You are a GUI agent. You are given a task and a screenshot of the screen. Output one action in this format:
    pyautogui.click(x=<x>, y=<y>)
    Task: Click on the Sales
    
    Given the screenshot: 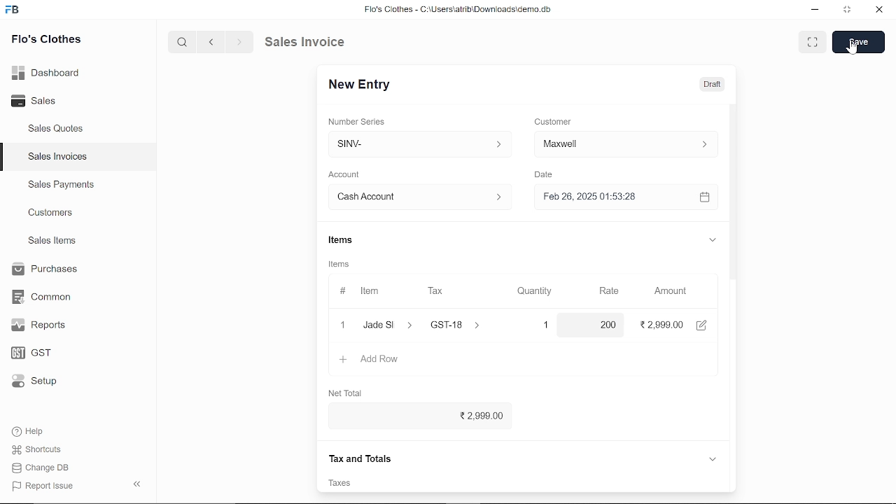 What is the action you would take?
    pyautogui.click(x=49, y=101)
    